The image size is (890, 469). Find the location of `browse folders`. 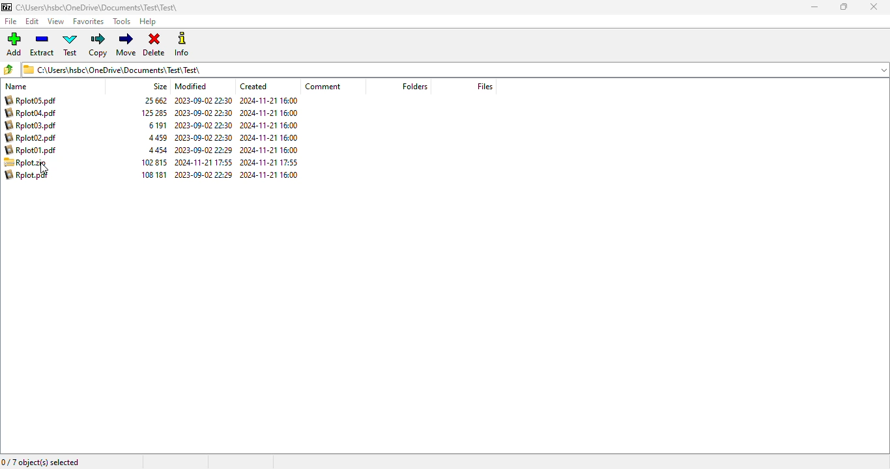

browse folders is located at coordinates (8, 69).